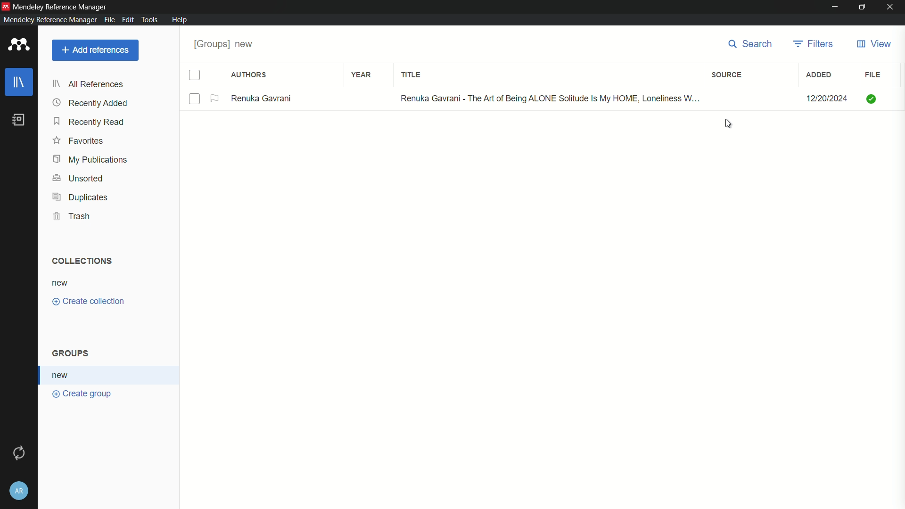 This screenshot has height=509, width=905. I want to click on mendeley reference manager, so click(49, 20).